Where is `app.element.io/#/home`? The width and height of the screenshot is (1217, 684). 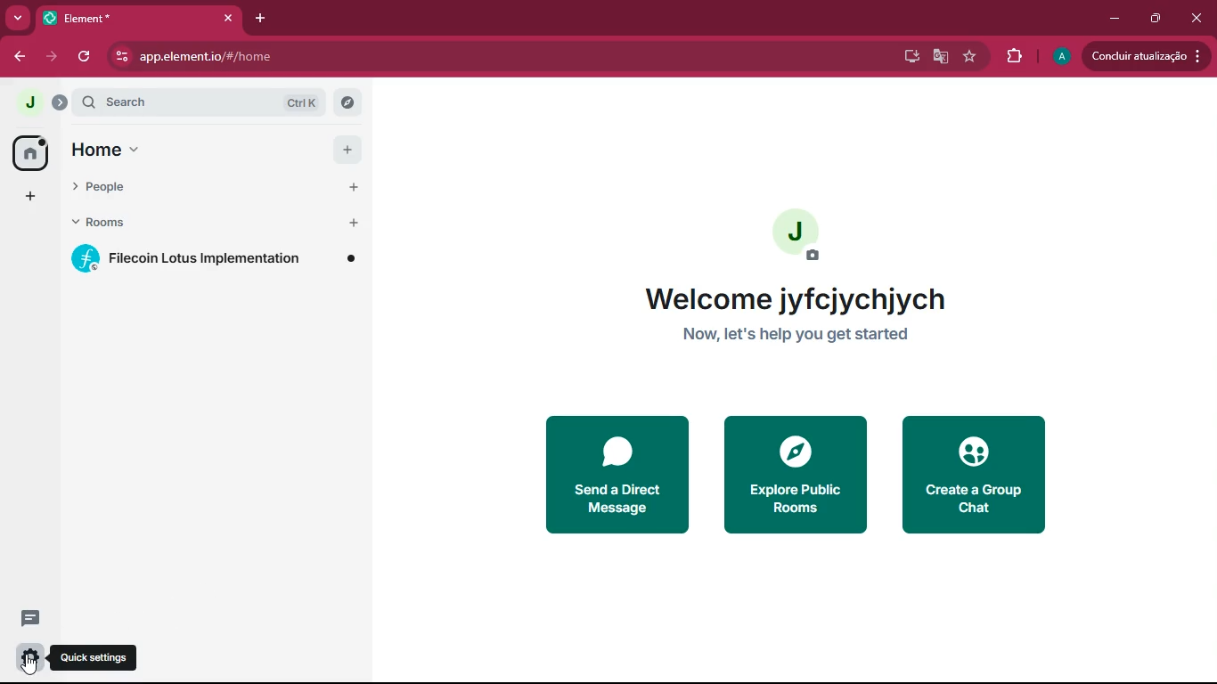 app.element.io/#/home is located at coordinates (347, 57).